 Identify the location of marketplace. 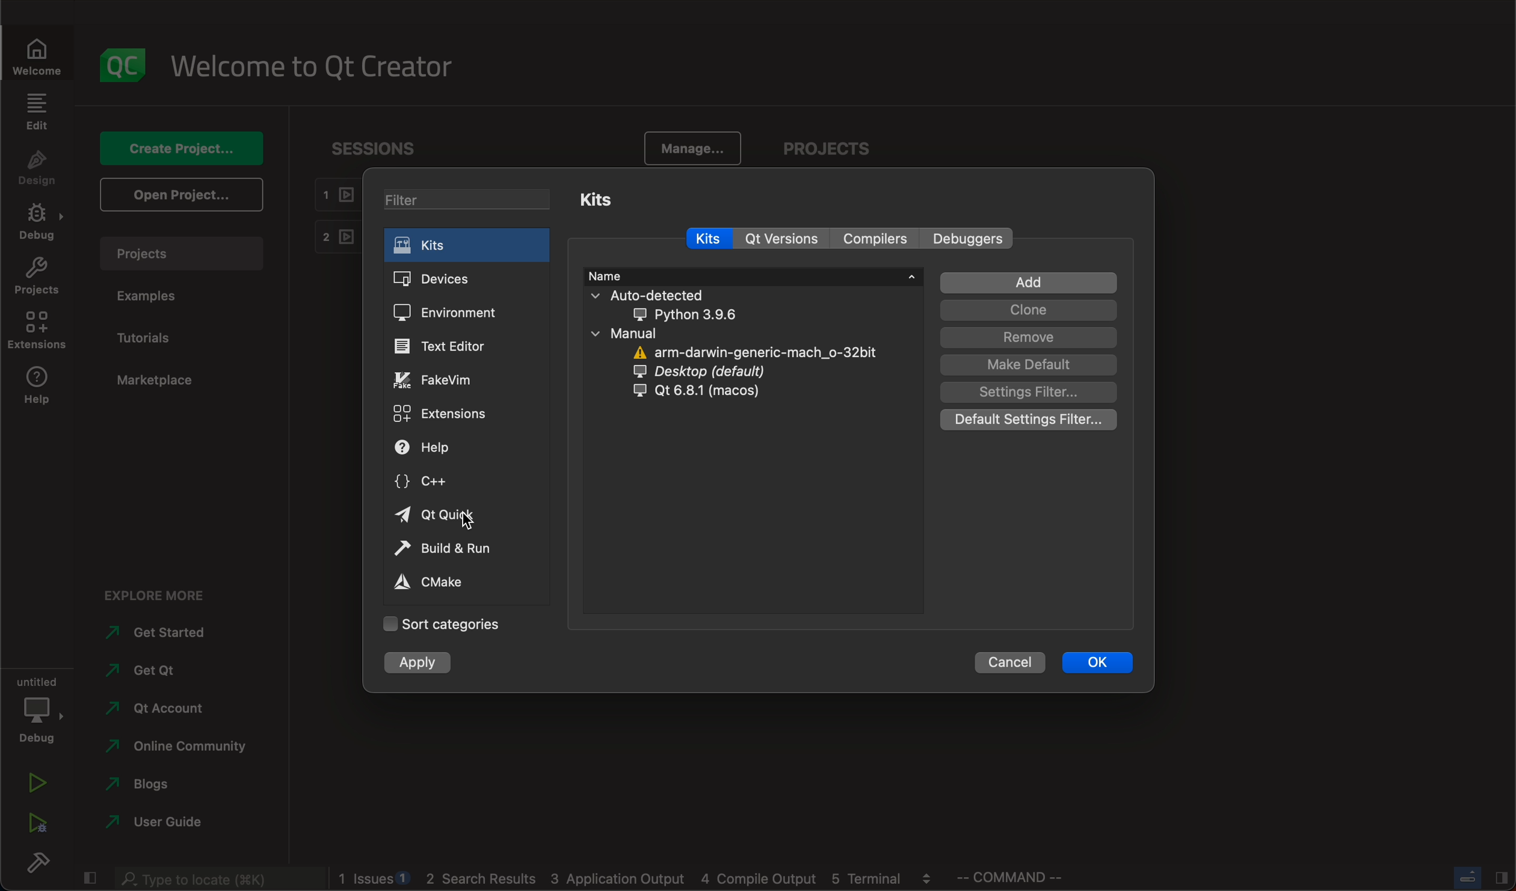
(176, 380).